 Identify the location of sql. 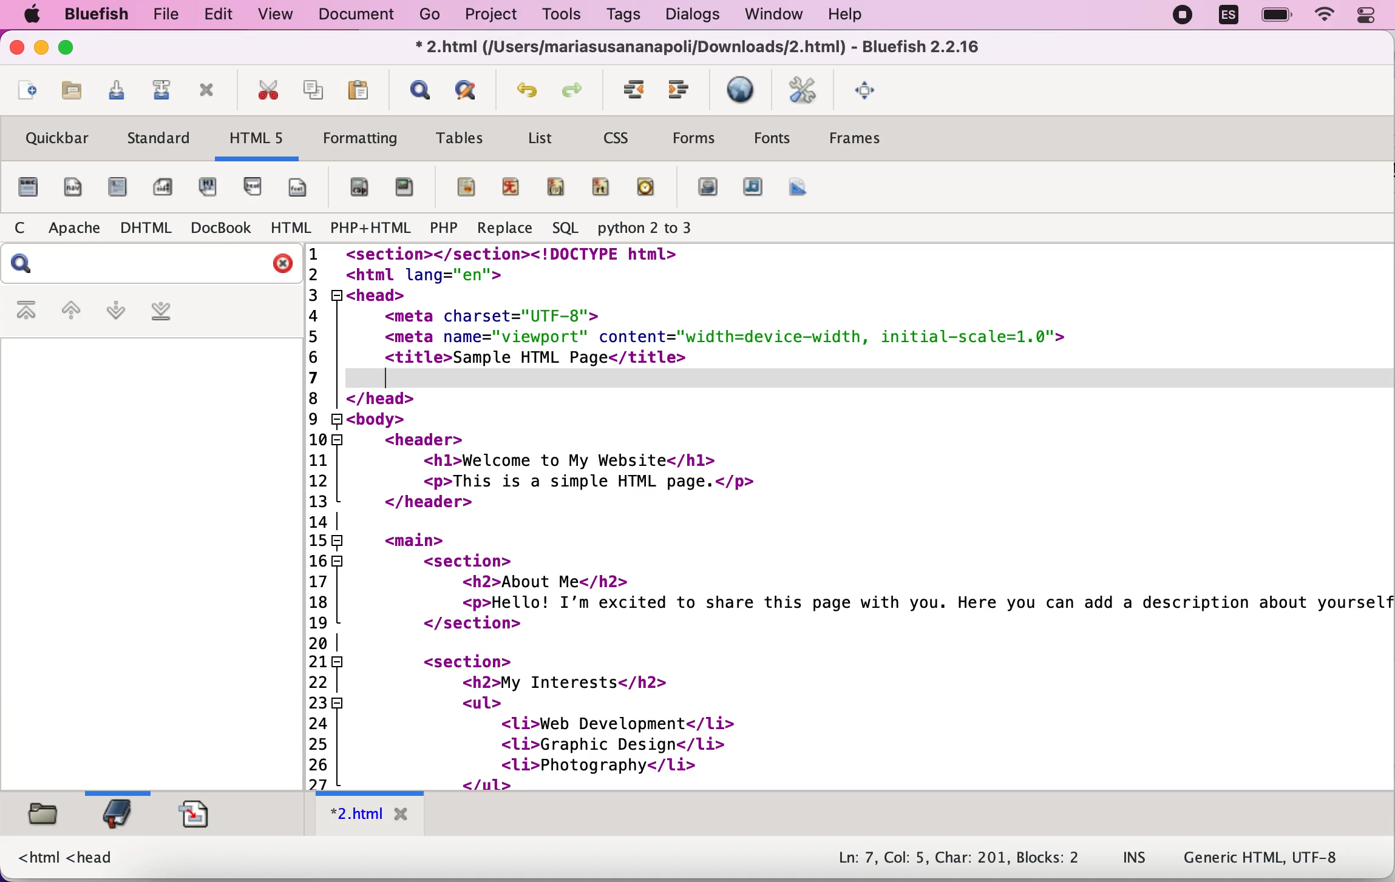
(566, 229).